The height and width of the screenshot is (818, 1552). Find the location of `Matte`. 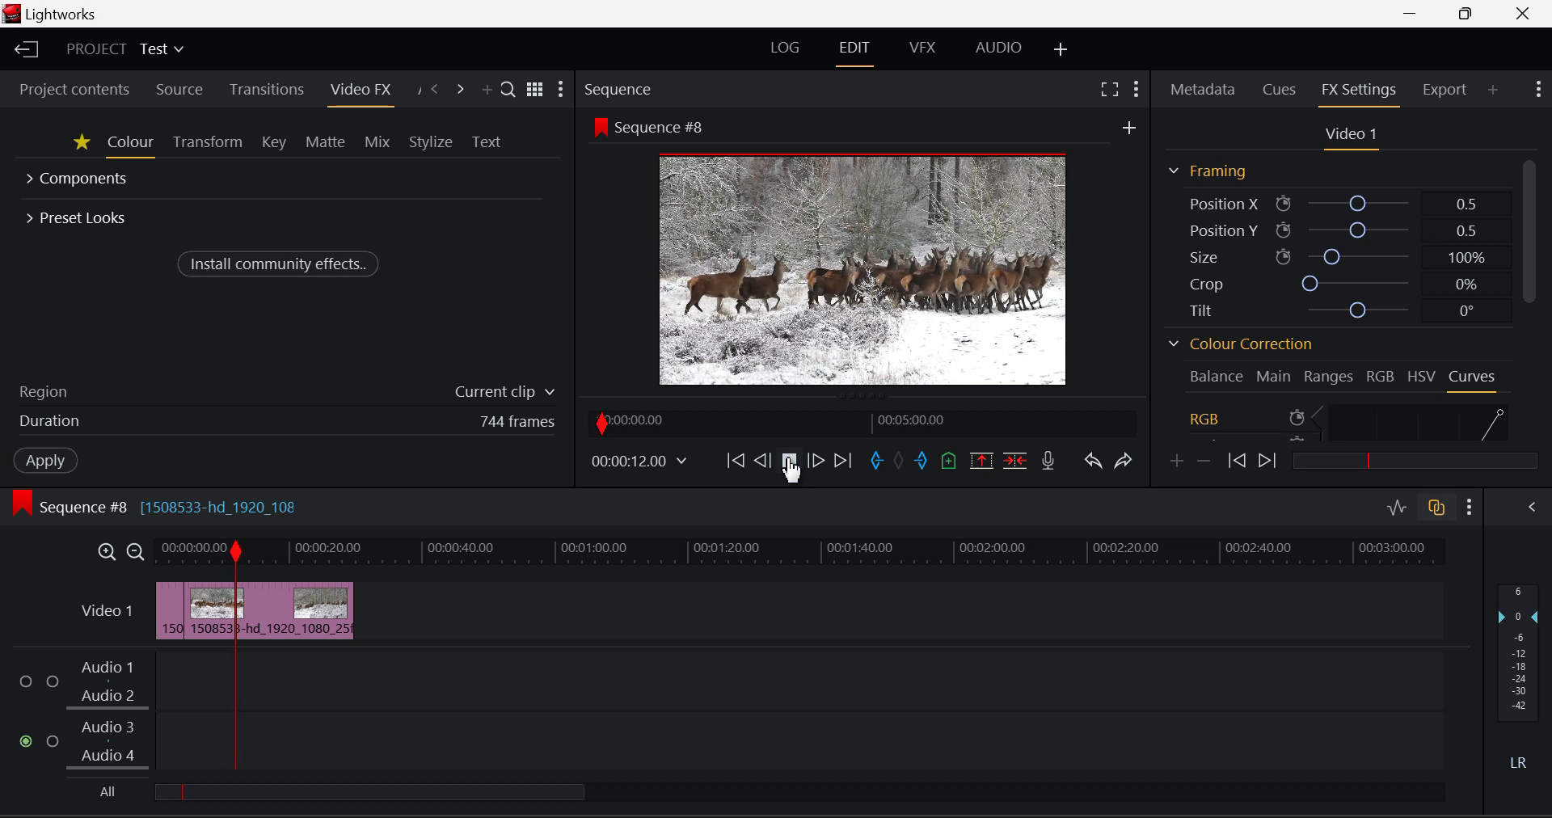

Matte is located at coordinates (326, 144).